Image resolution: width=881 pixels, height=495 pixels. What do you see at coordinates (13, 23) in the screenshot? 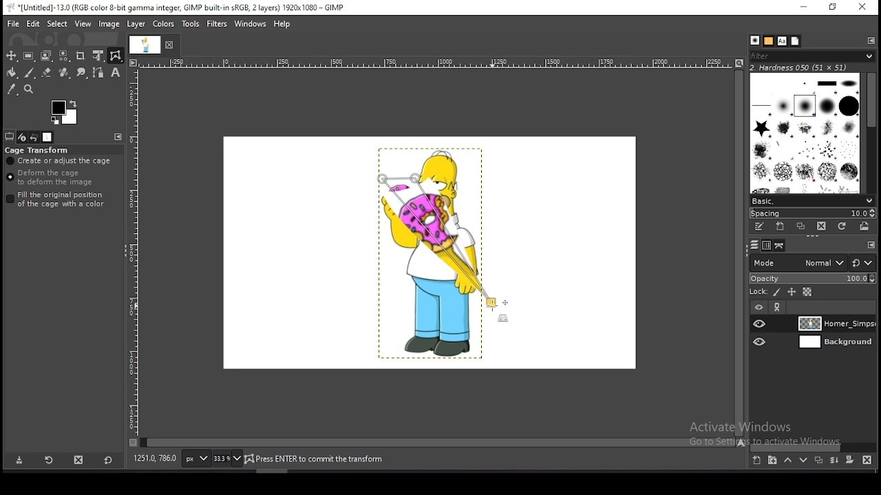
I see `file` at bounding box center [13, 23].